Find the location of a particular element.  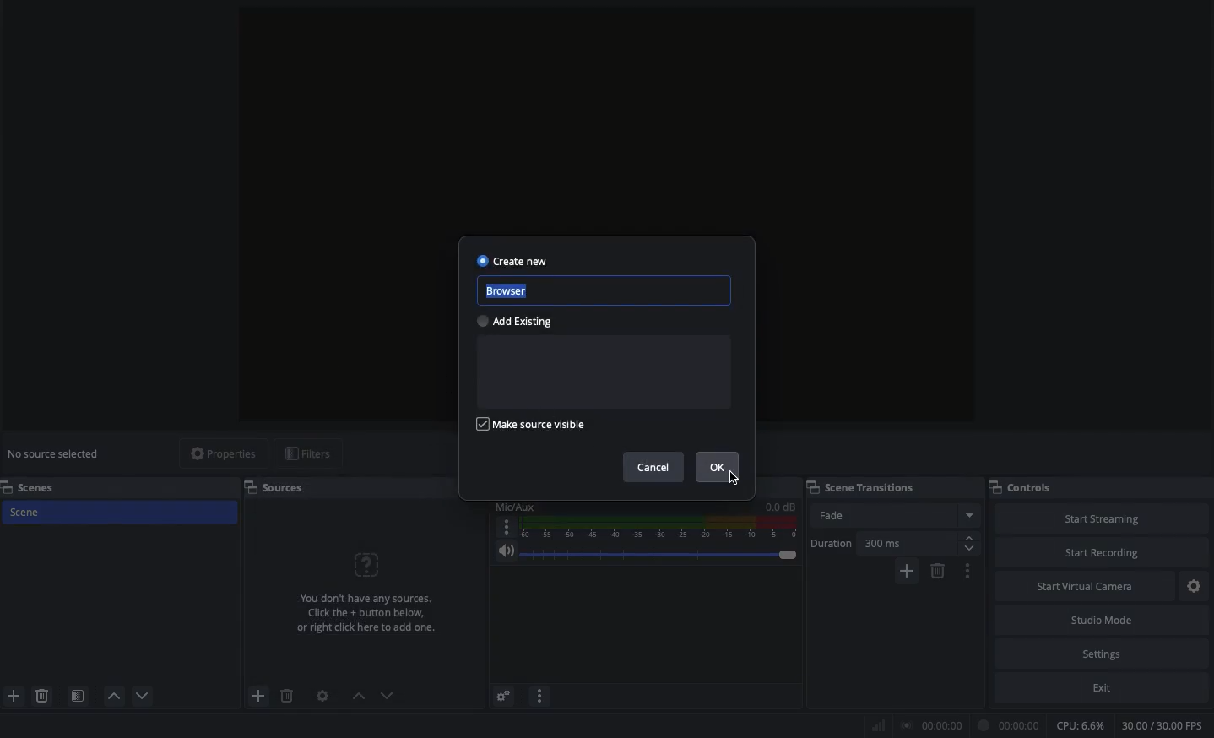

Move down is located at coordinates (388, 696).